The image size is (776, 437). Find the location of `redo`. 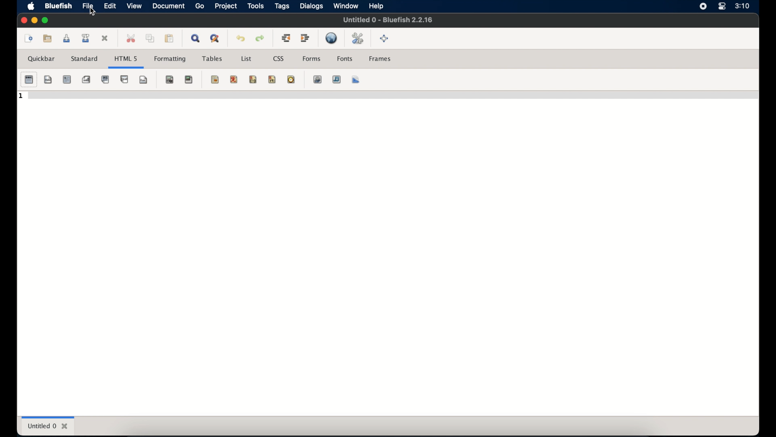

redo is located at coordinates (260, 38).